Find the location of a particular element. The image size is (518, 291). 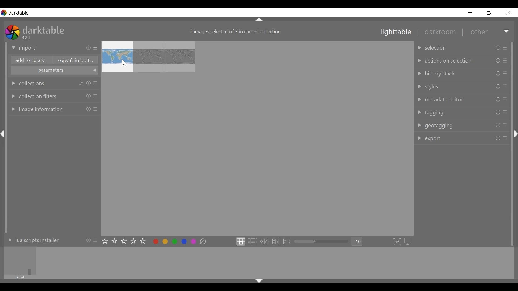

 is located at coordinates (260, 282).